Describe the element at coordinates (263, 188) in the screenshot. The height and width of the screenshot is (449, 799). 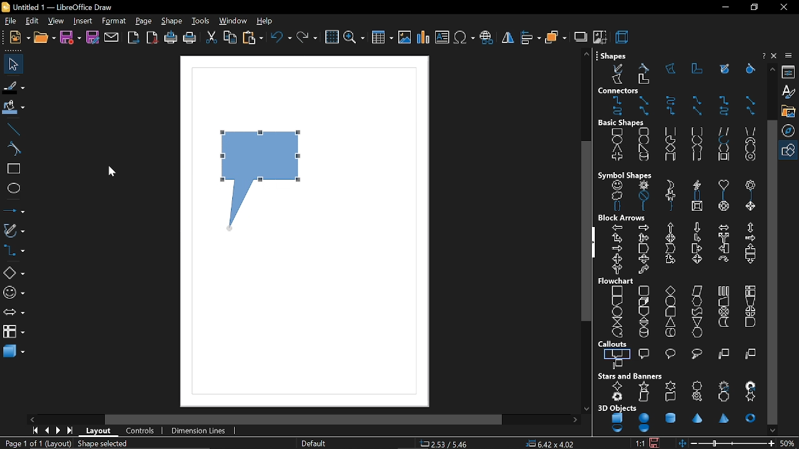
I see `Pointed callout shape added` at that location.